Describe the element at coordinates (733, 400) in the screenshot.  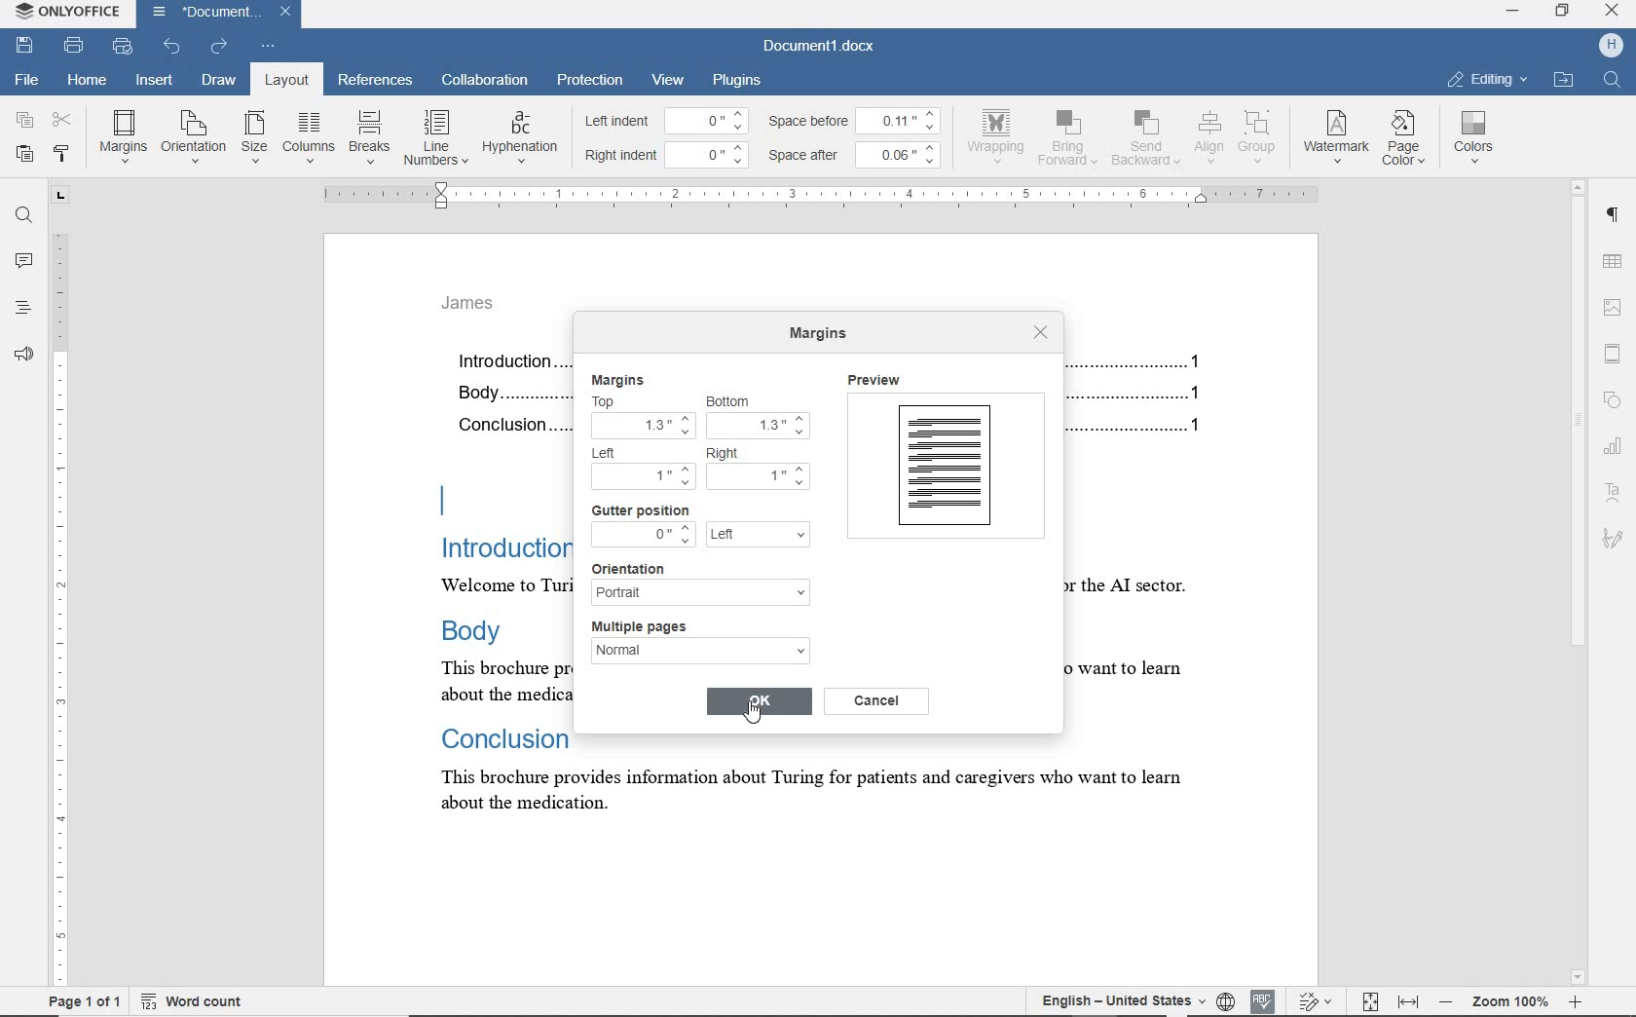
I see `bottom` at that location.